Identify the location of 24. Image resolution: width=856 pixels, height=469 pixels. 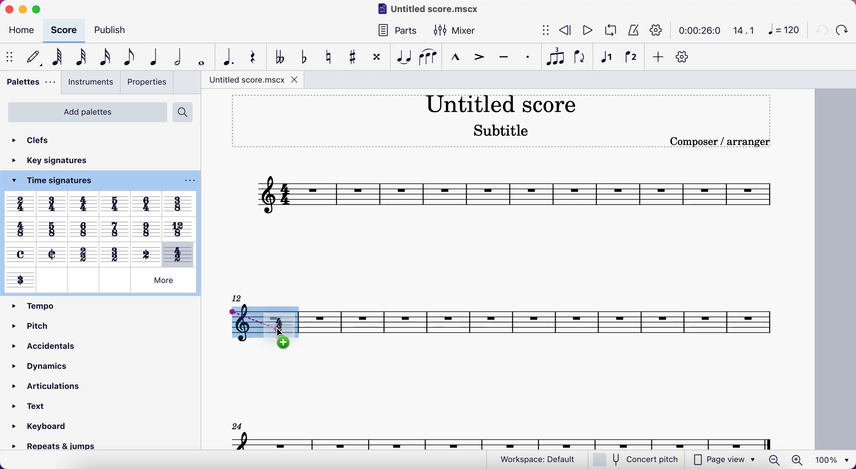
(234, 426).